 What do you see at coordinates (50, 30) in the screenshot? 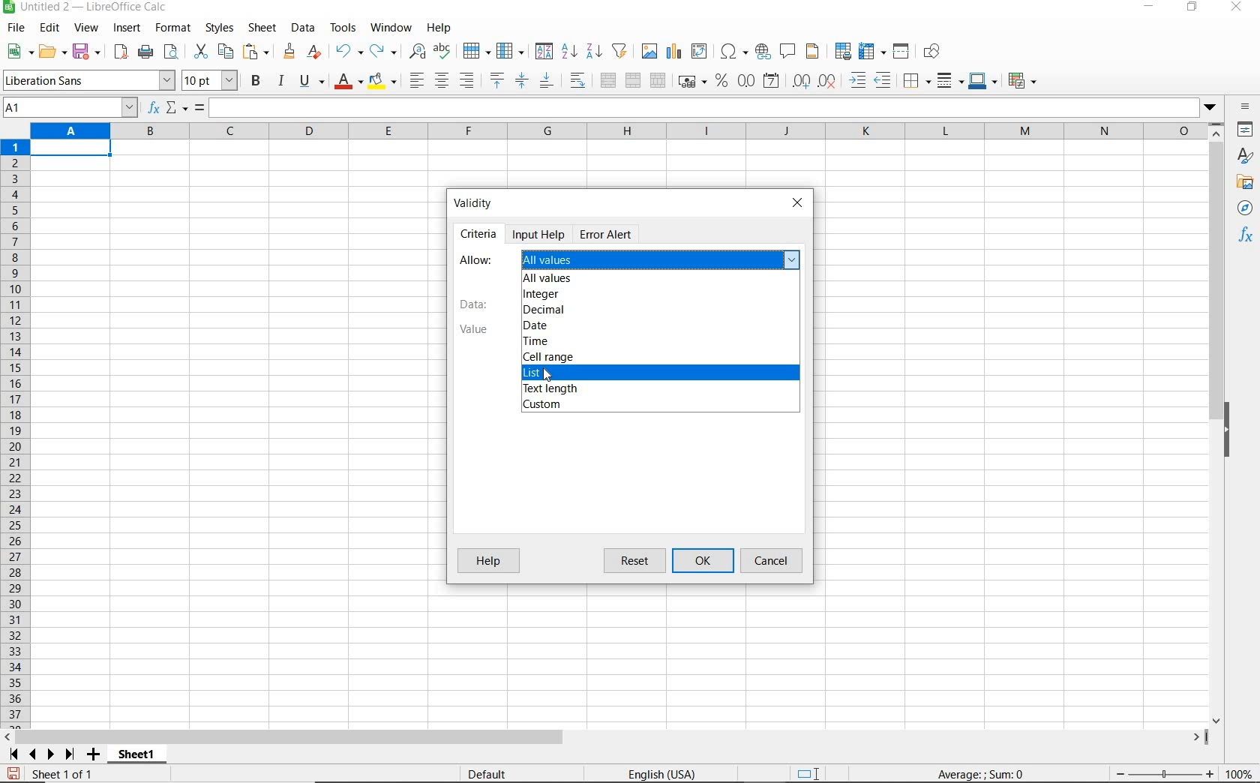
I see `edit` at bounding box center [50, 30].